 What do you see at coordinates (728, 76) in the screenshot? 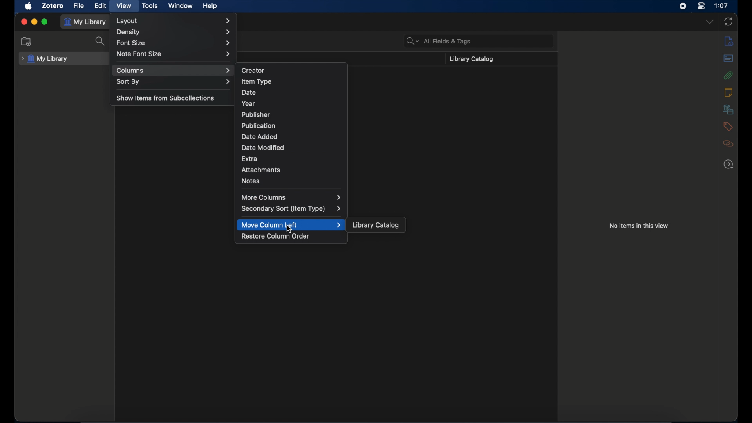
I see `attachments` at bounding box center [728, 76].